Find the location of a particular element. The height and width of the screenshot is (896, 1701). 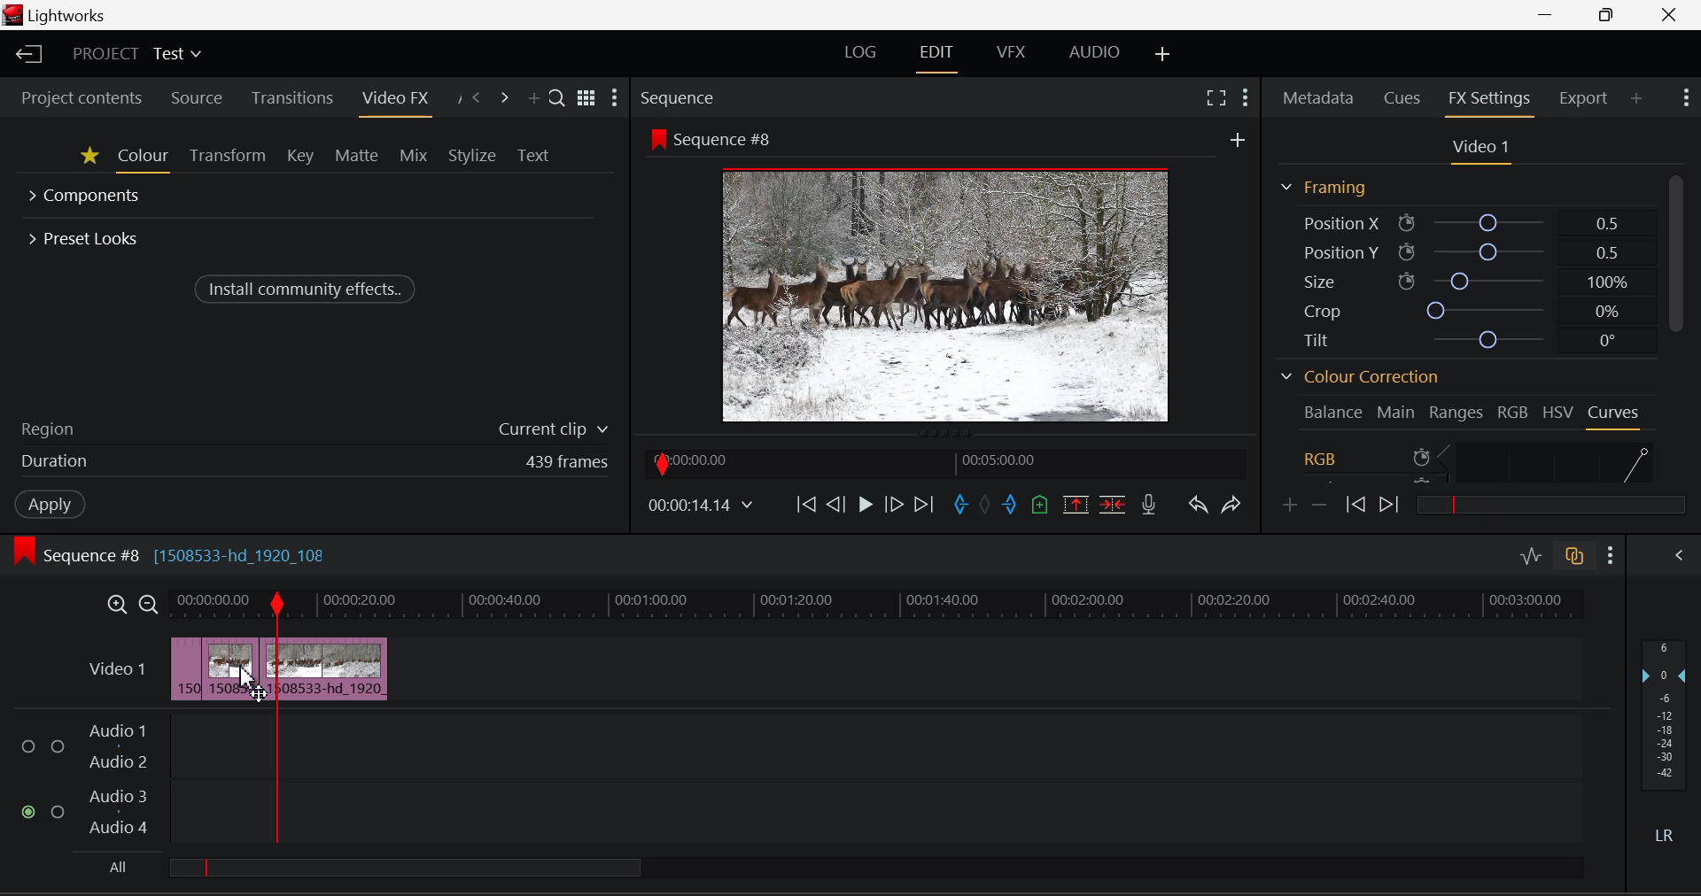

Key is located at coordinates (299, 158).